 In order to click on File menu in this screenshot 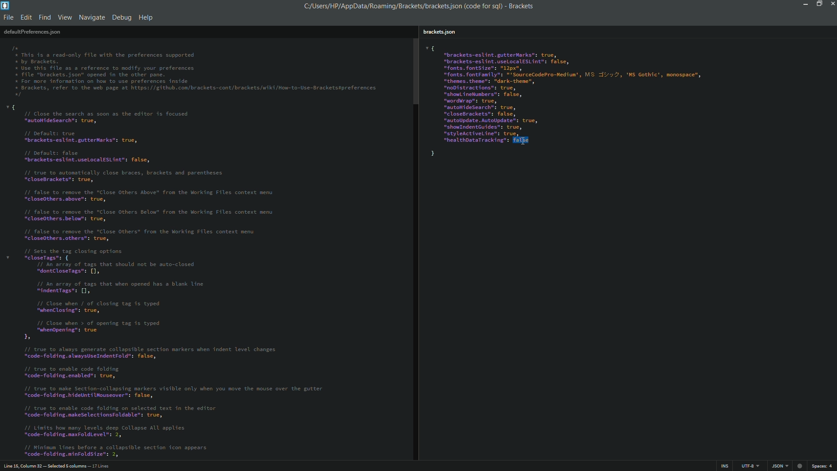, I will do `click(8, 18)`.